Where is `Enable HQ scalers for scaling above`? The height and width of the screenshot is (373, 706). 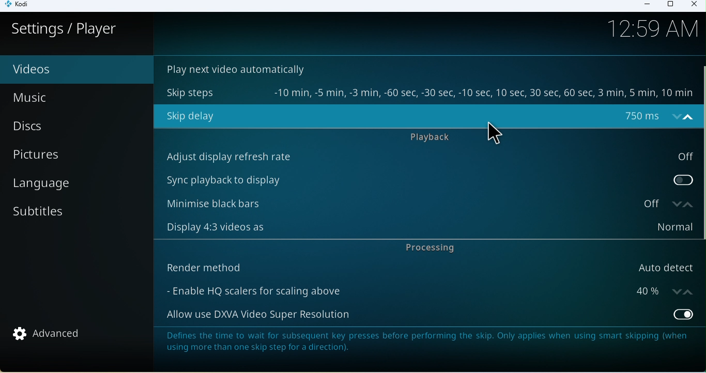 Enable HQ scalers for scaling above is located at coordinates (415, 290).